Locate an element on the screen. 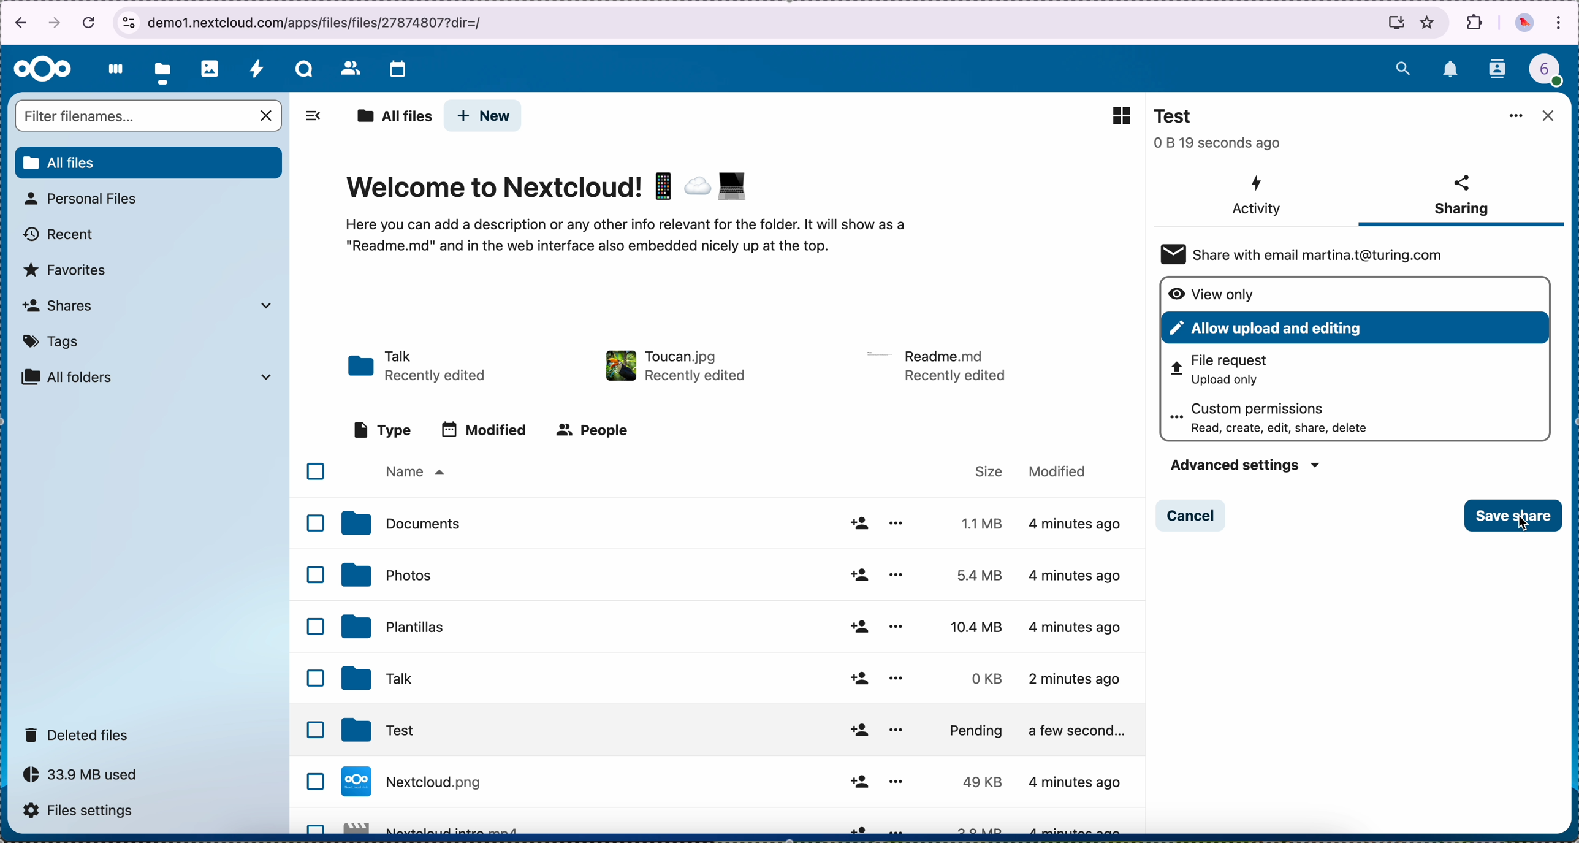 This screenshot has width=1579, height=843. templates is located at coordinates (734, 624).